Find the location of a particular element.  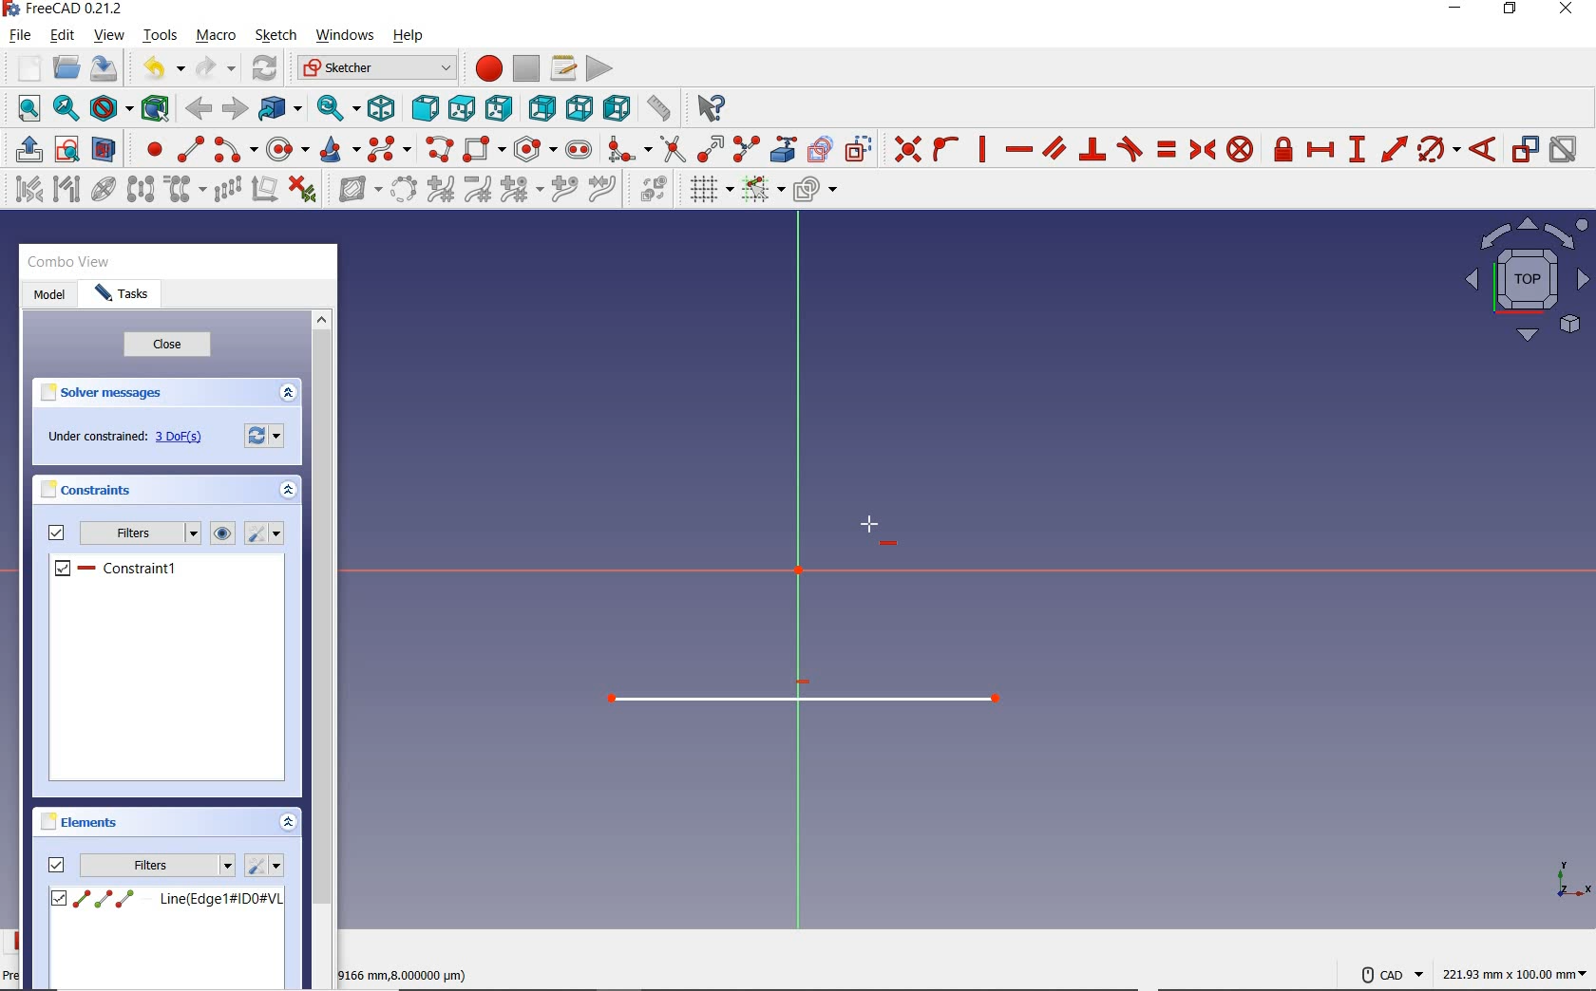

CREATE SLOT is located at coordinates (579, 149).